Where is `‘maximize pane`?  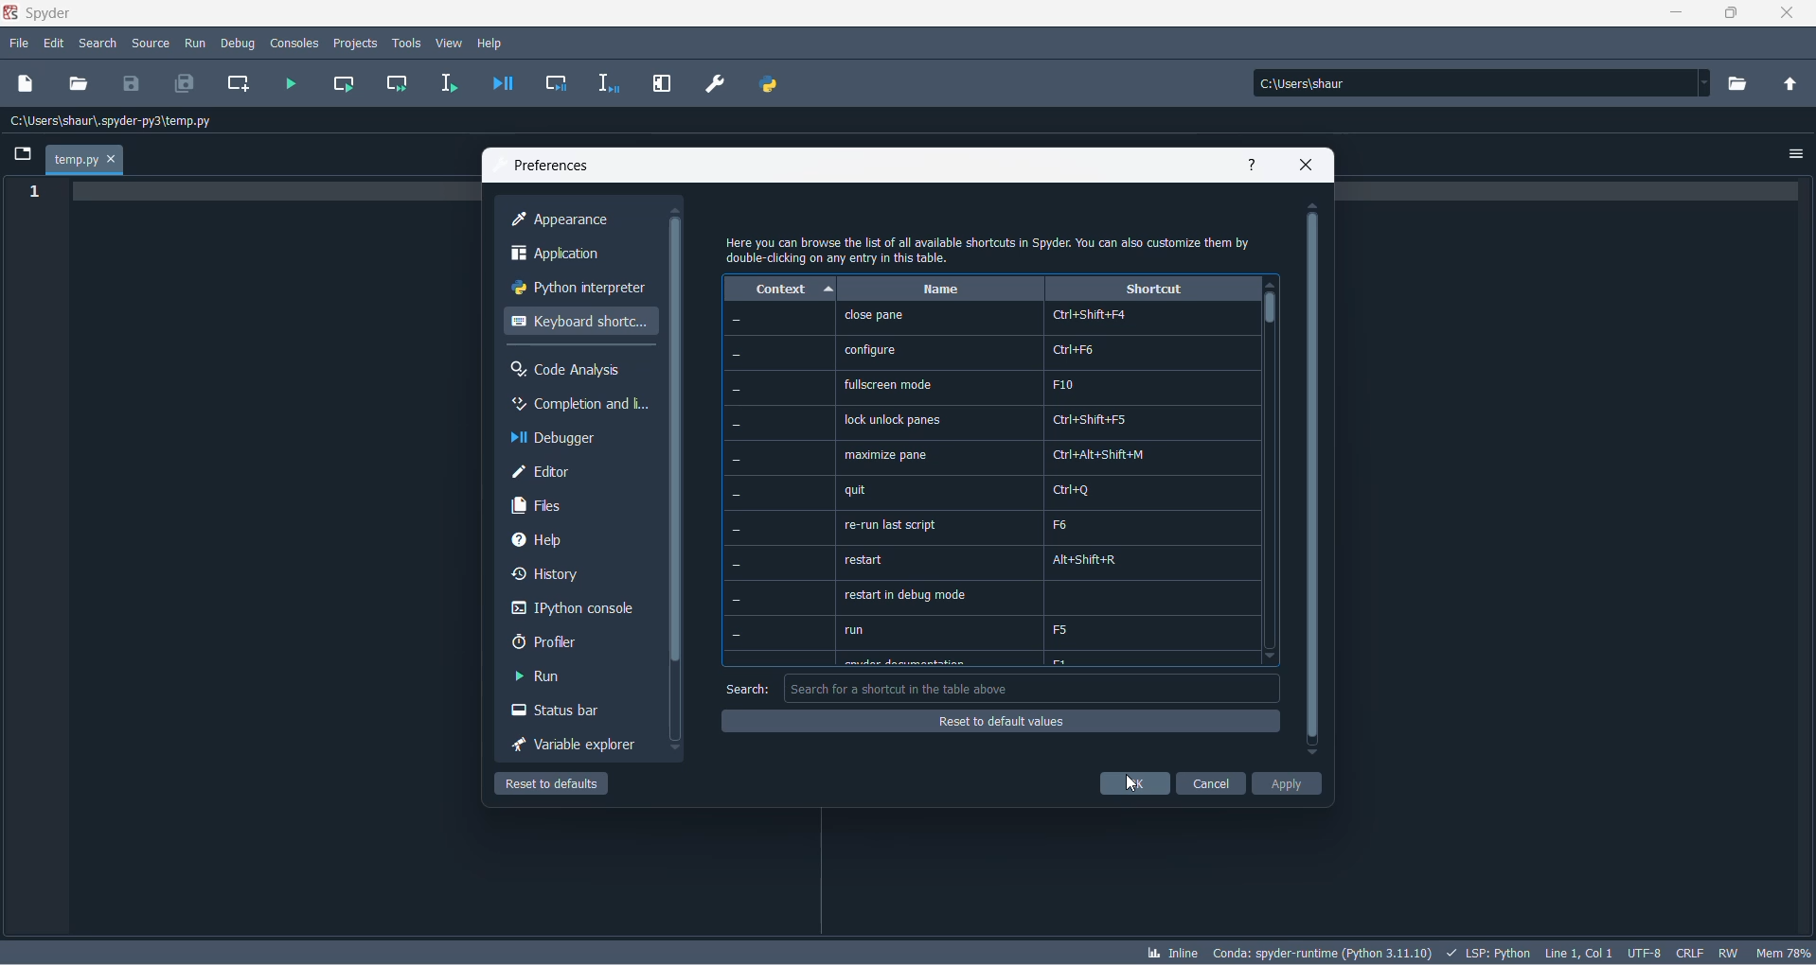 ‘maximize pane is located at coordinates (883, 454).